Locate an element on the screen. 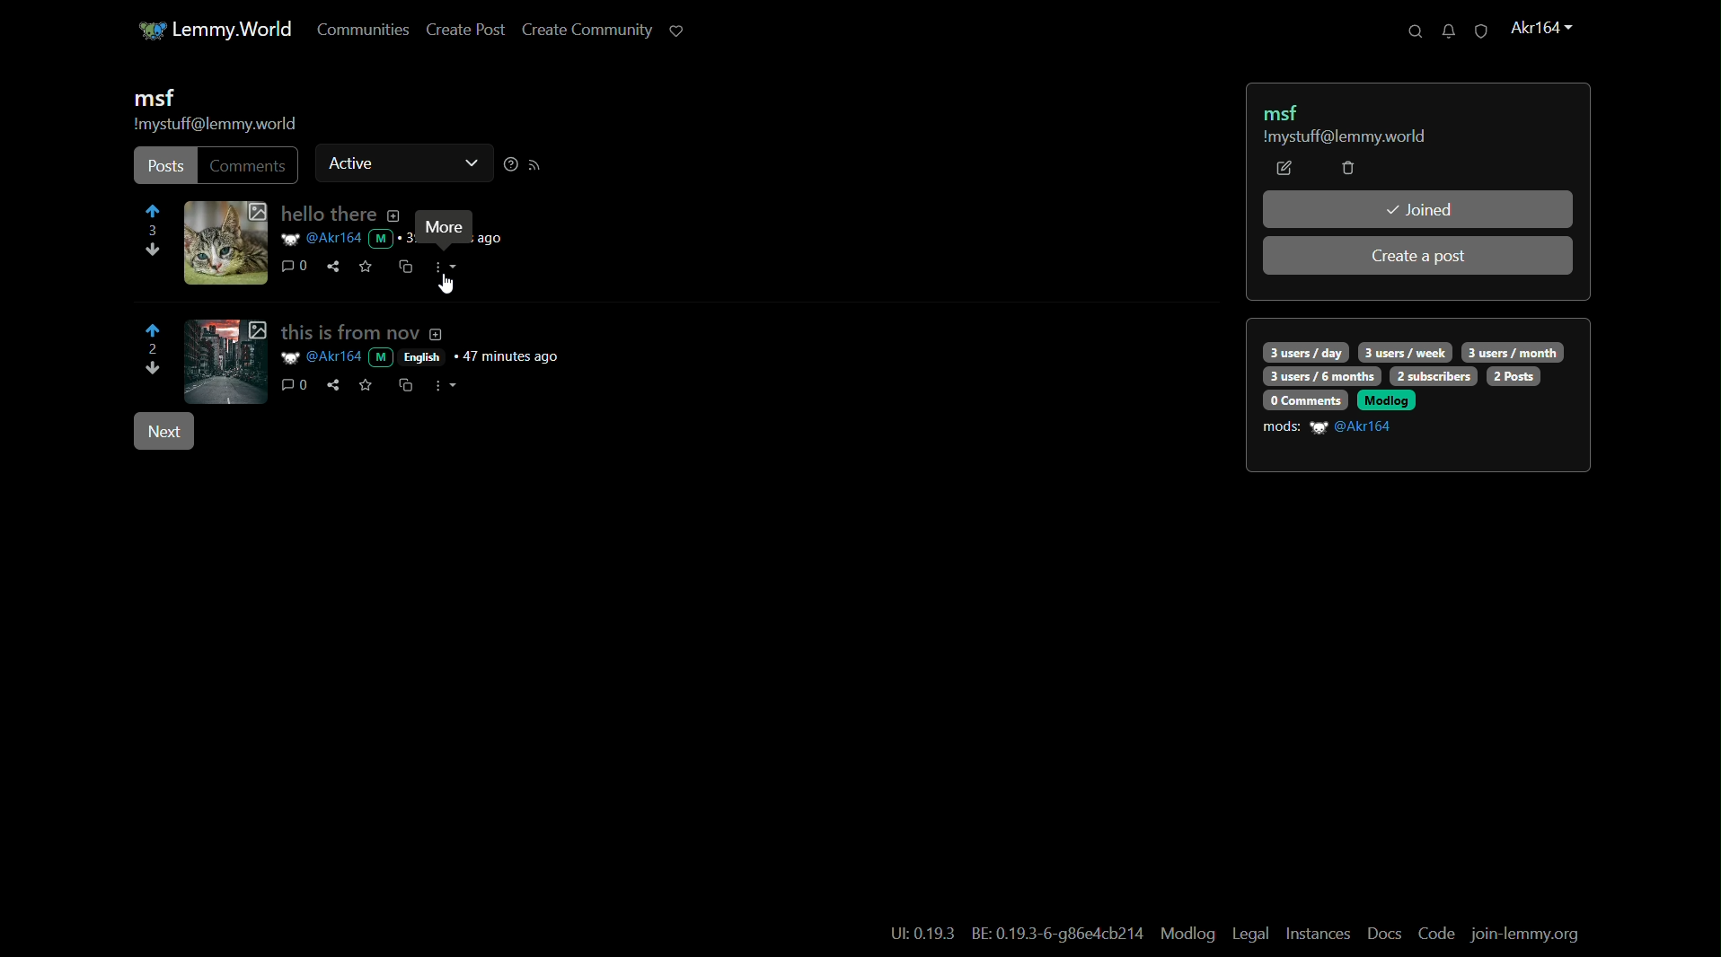  post image is located at coordinates (225, 242).